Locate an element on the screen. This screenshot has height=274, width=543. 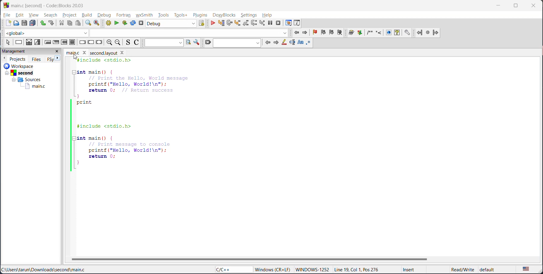
redo is located at coordinates (51, 23).